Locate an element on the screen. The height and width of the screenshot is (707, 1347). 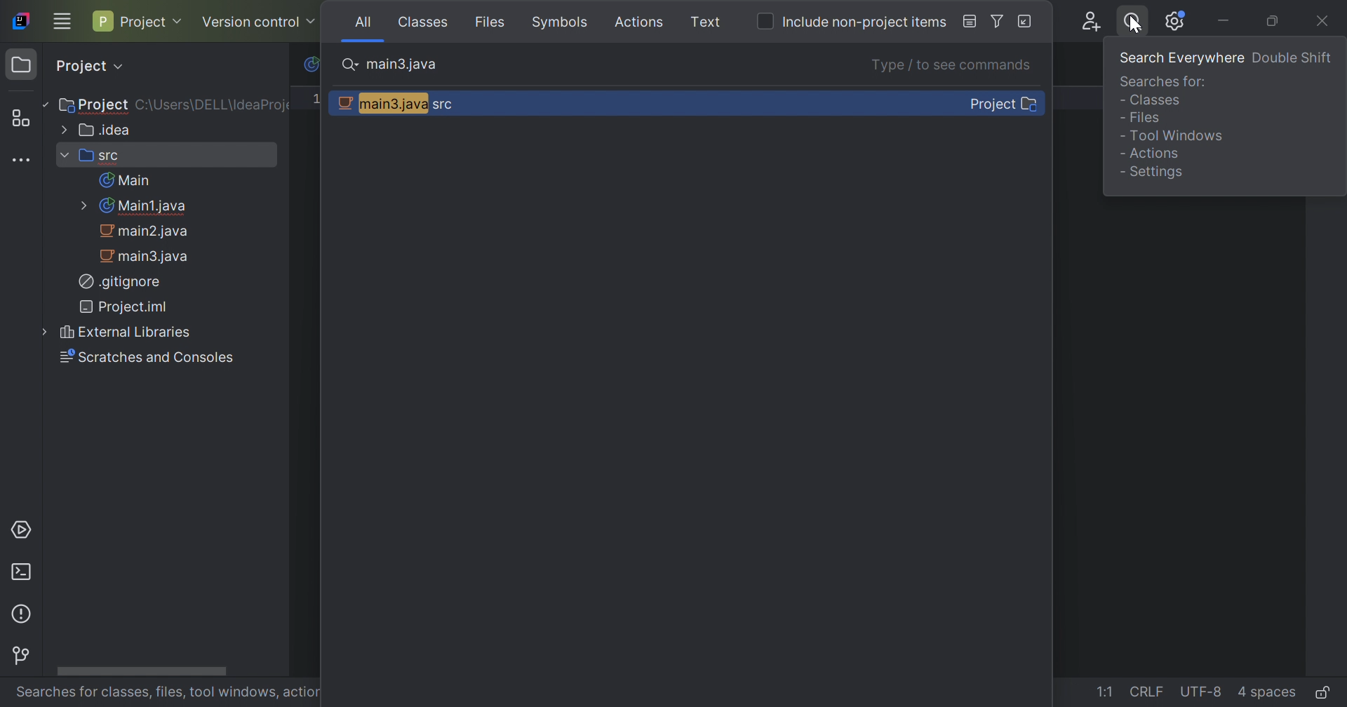
Project is located at coordinates (139, 22).